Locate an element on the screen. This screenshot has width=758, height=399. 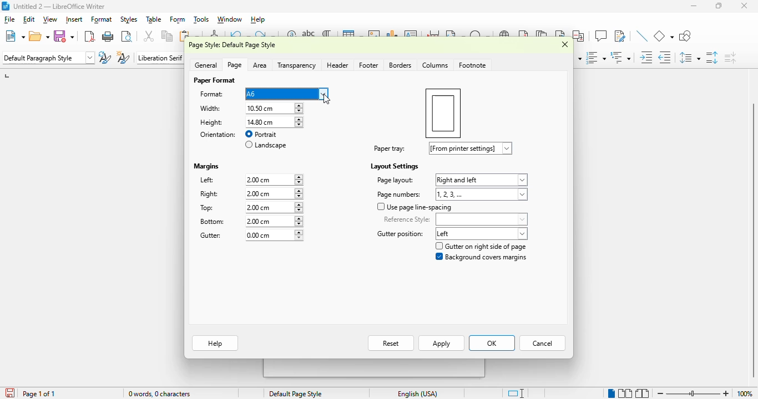
page style is located at coordinates (295, 393).